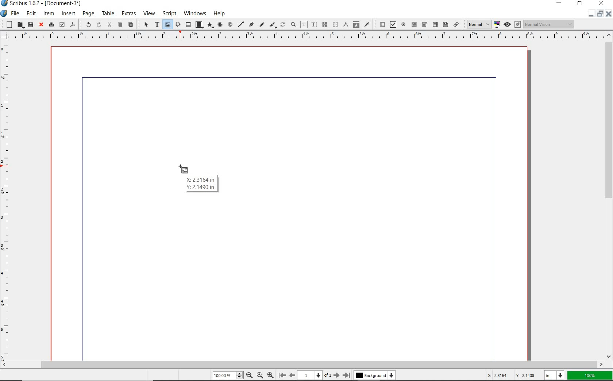 This screenshot has width=613, height=381. Describe the element at coordinates (424, 24) in the screenshot. I see `pdf combo box` at that location.